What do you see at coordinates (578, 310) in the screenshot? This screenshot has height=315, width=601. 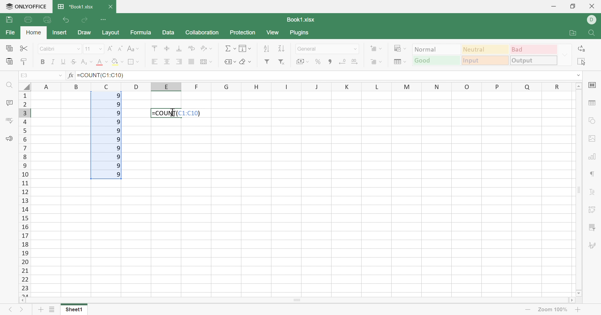 I see `Zoom in` at bounding box center [578, 310].